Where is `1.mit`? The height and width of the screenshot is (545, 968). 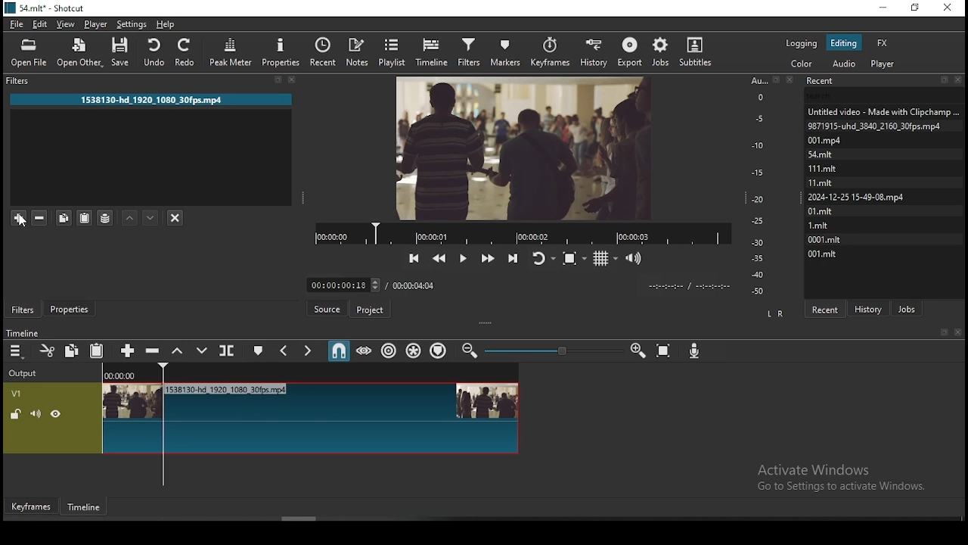 1.mit is located at coordinates (818, 224).